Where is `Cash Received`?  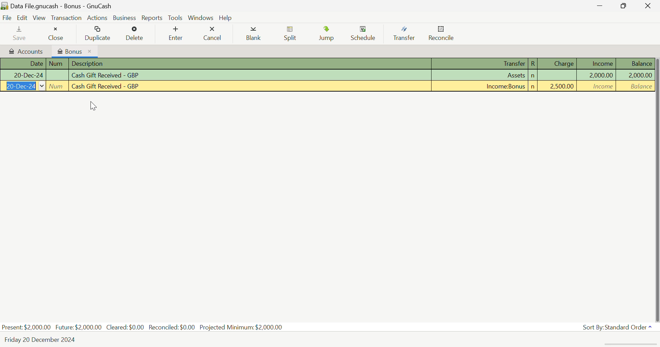
Cash Received is located at coordinates (251, 75).